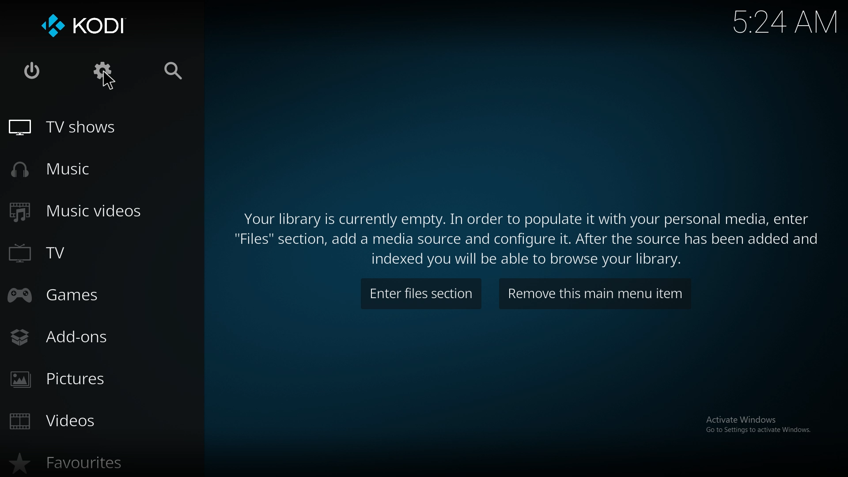 This screenshot has height=477, width=848. Describe the element at coordinates (421, 293) in the screenshot. I see `enter files section` at that location.